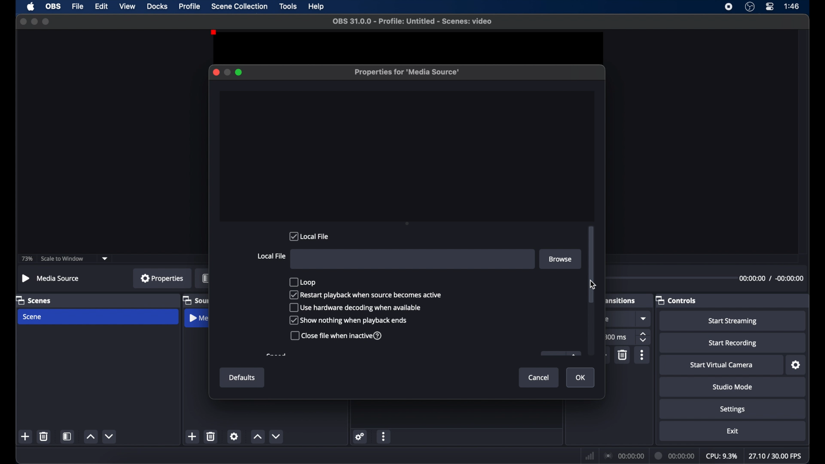  I want to click on properties for media source, so click(407, 72).